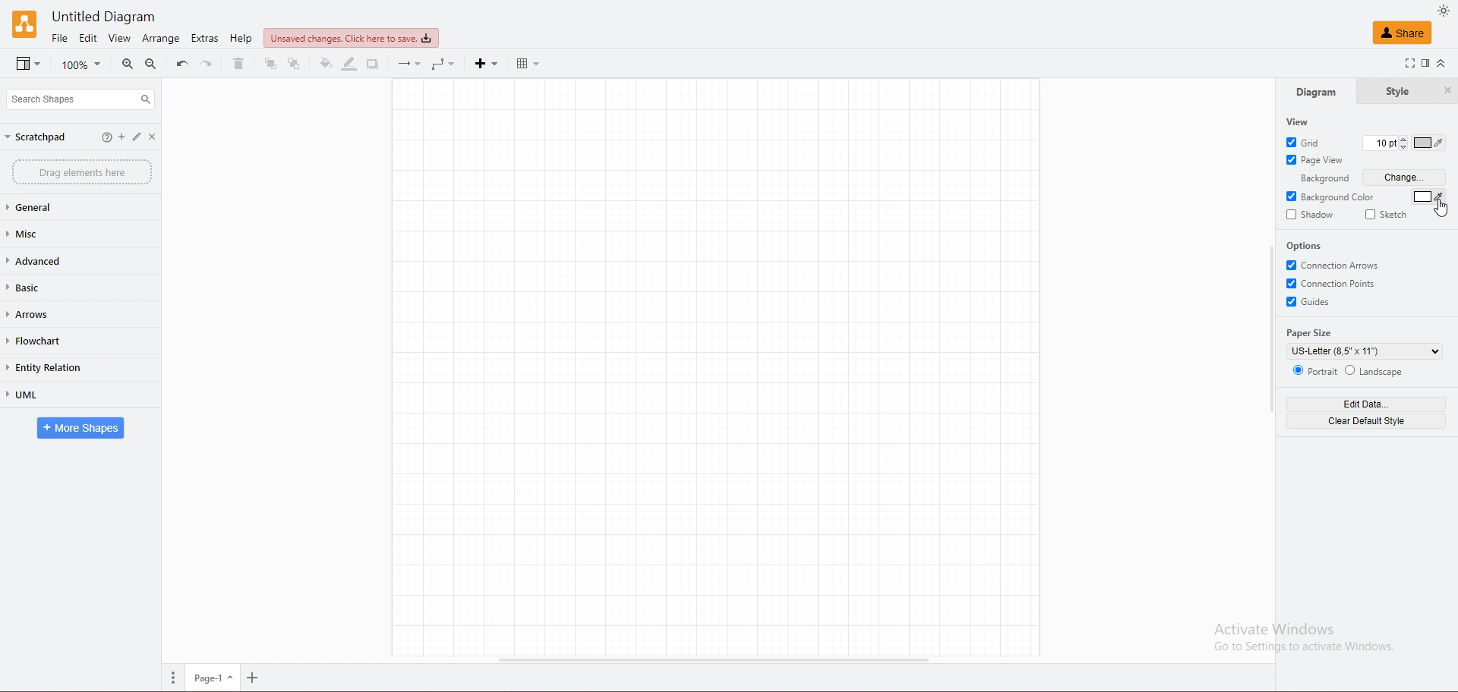 The width and height of the screenshot is (1458, 692). I want to click on paper size, so click(1312, 333).